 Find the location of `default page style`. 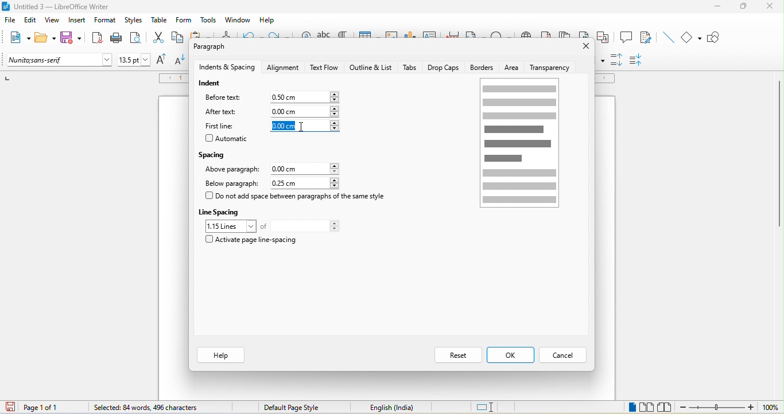

default page style is located at coordinates (293, 408).